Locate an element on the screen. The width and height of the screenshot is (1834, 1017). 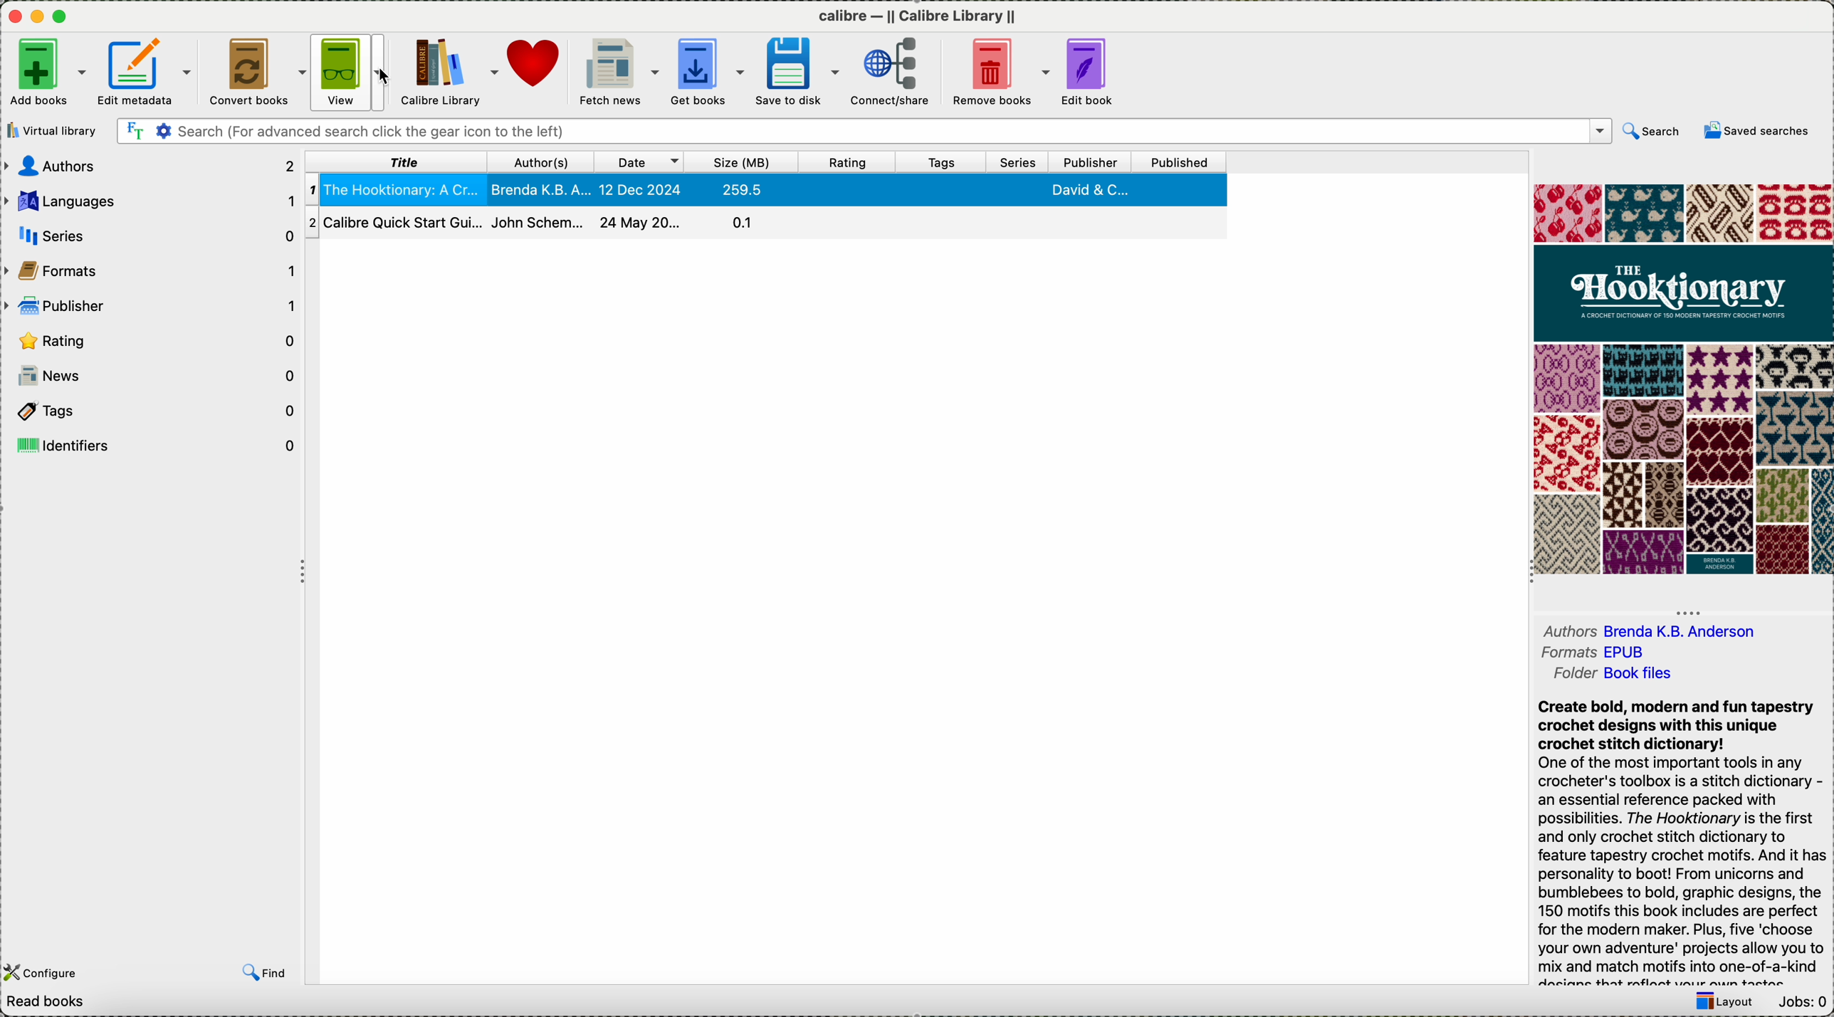
authors is located at coordinates (1650, 625).